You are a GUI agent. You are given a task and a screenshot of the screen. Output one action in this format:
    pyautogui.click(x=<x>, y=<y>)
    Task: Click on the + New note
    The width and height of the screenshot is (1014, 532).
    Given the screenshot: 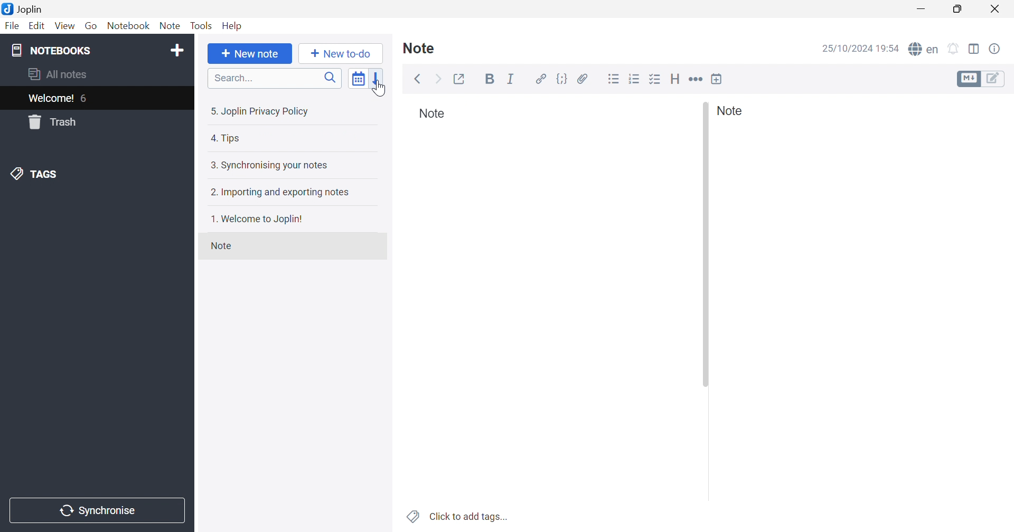 What is the action you would take?
    pyautogui.click(x=250, y=55)
    